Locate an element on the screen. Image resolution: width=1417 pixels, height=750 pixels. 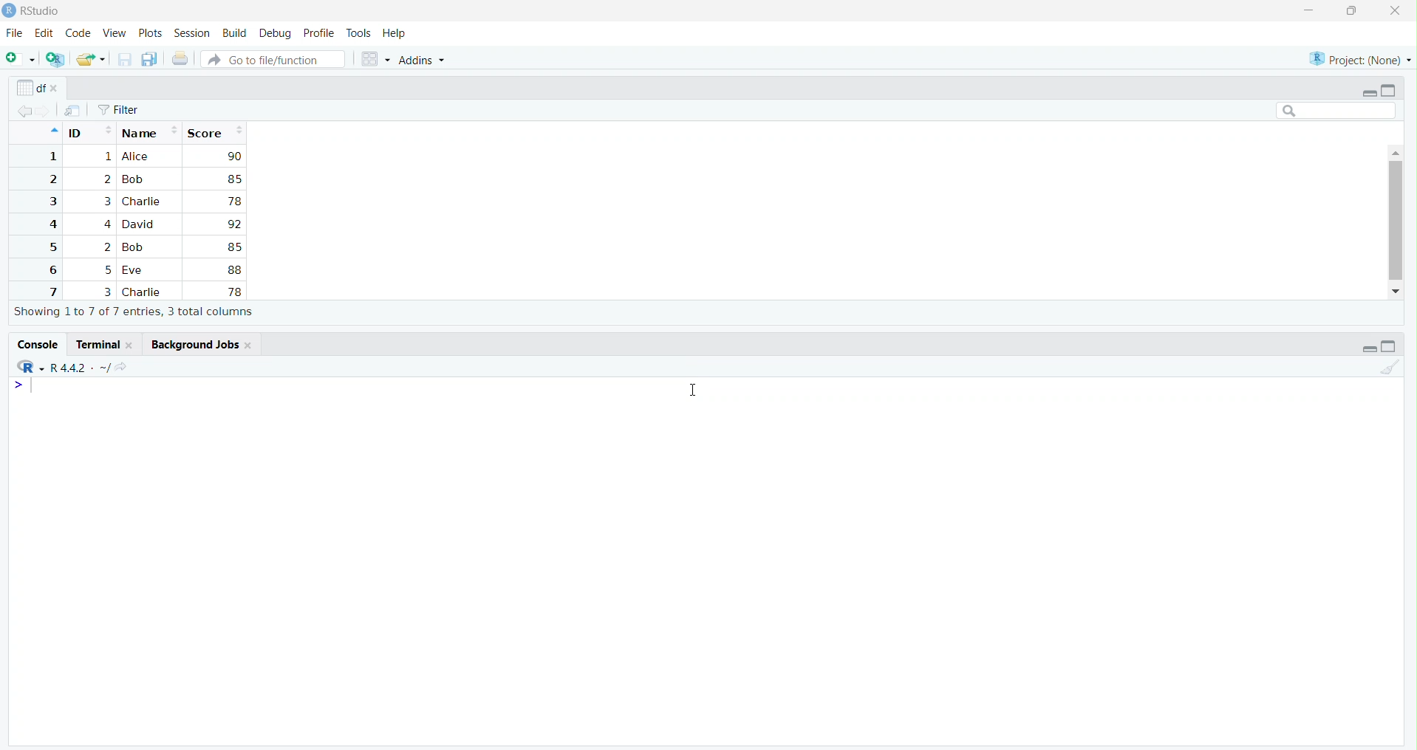
RStudio menu is located at coordinates (30, 367).